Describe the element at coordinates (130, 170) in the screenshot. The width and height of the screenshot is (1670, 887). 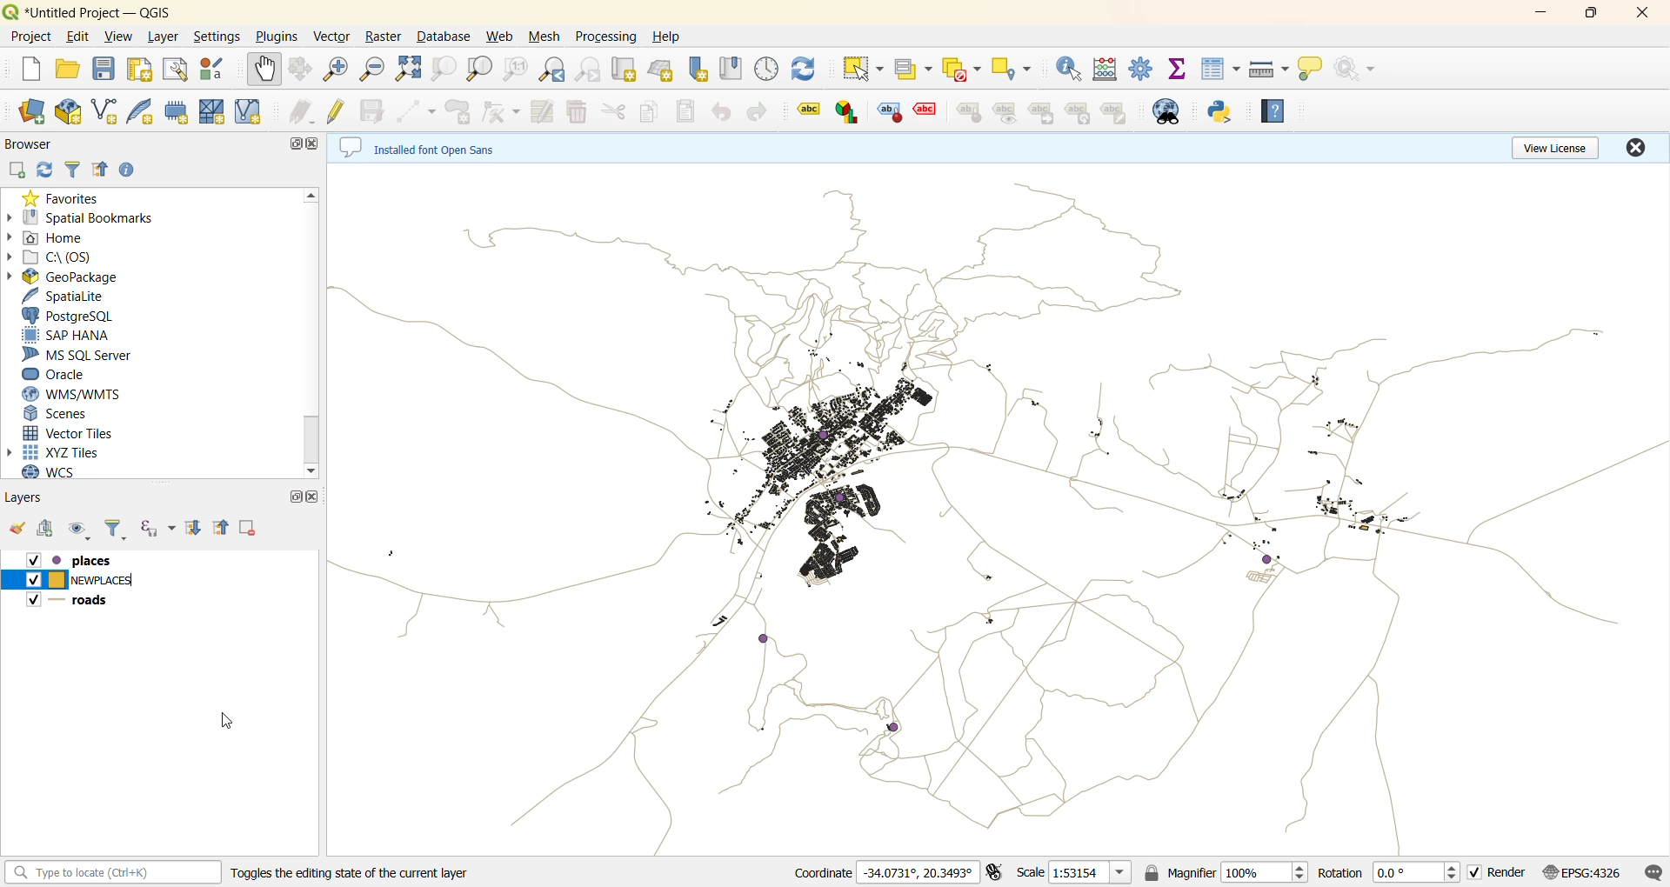
I see `enable/disable properties` at that location.